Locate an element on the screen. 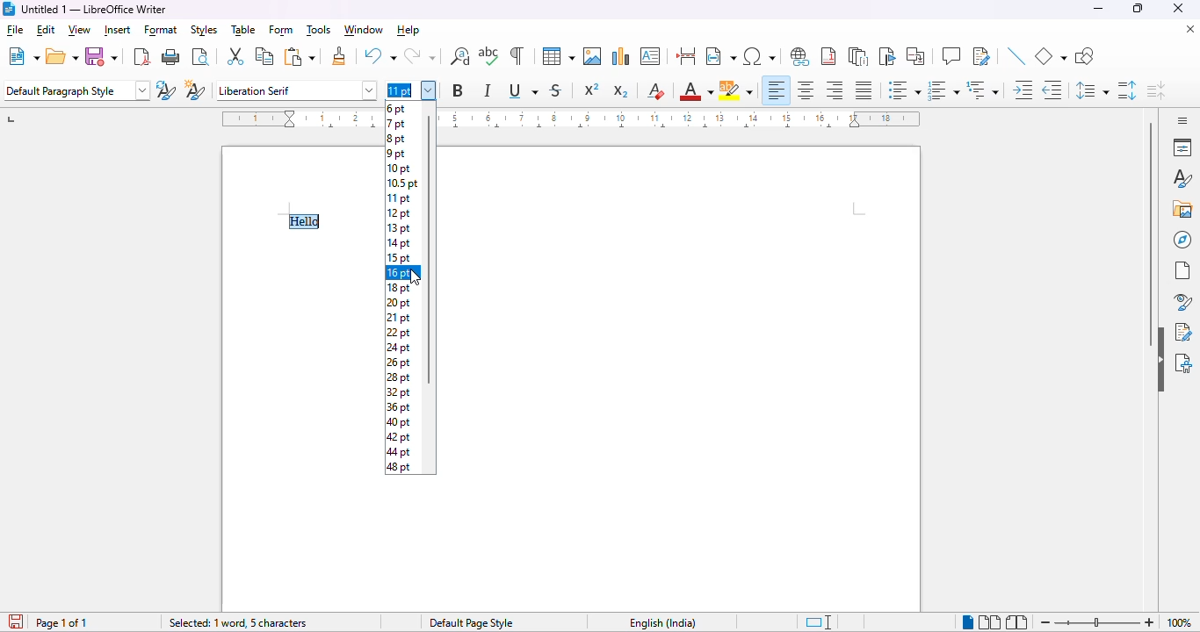 The image size is (1200, 632). basic shapes is located at coordinates (1051, 57).